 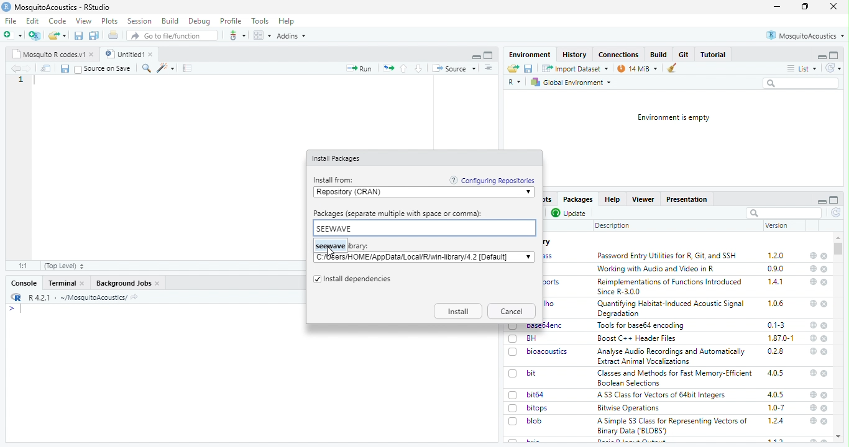 I want to click on R, so click(x=515, y=83).